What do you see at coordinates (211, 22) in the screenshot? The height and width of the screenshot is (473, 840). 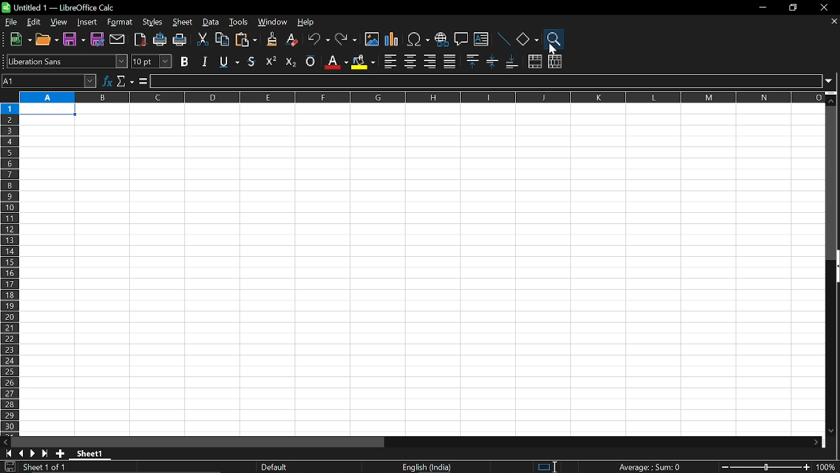 I see `data` at bounding box center [211, 22].